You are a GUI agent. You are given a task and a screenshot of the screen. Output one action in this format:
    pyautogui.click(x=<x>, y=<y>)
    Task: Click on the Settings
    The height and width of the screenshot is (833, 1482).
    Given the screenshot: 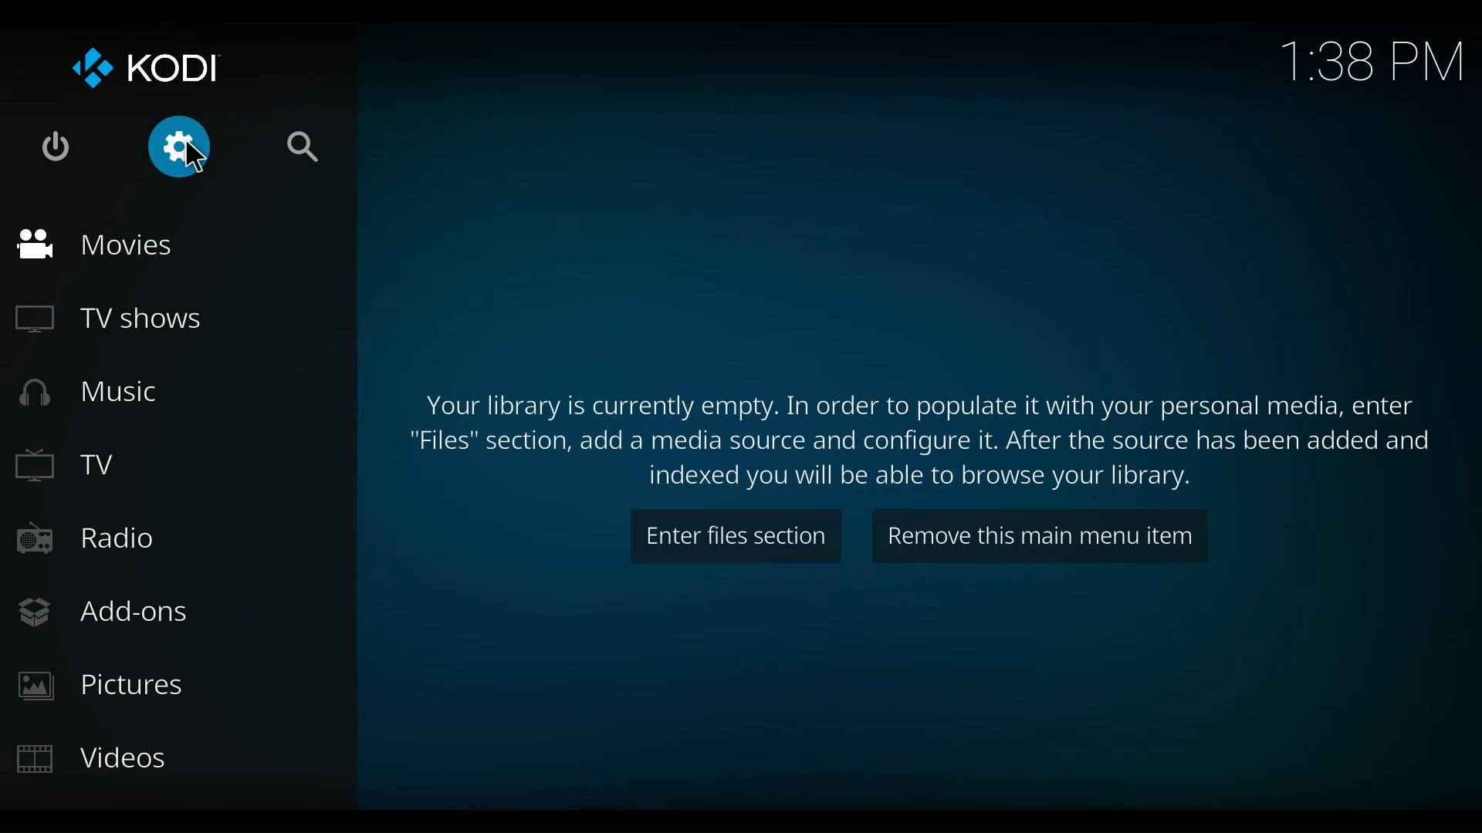 What is the action you would take?
    pyautogui.click(x=158, y=147)
    